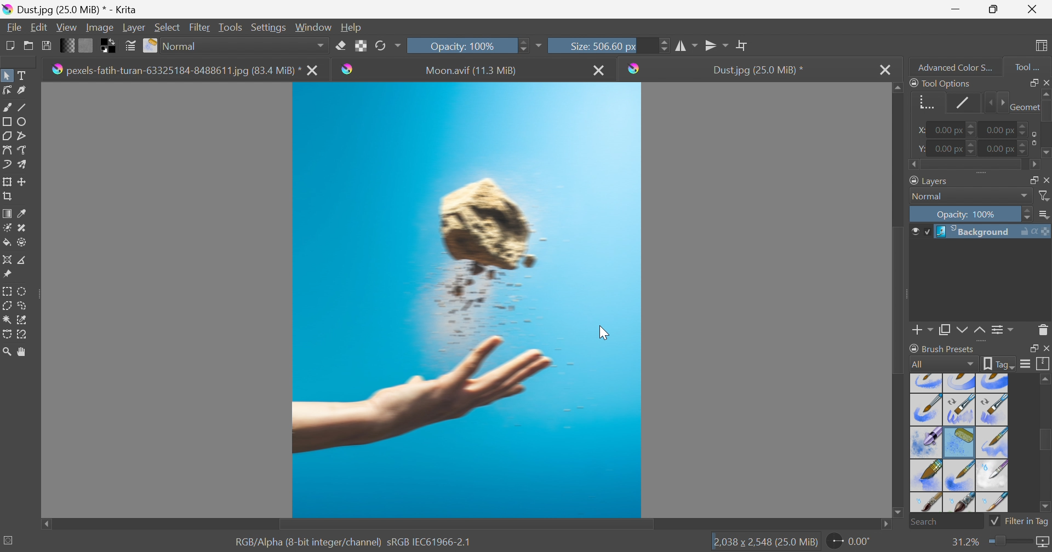 The width and height of the screenshot is (1052, 552). I want to click on Restore Down, so click(993, 9).